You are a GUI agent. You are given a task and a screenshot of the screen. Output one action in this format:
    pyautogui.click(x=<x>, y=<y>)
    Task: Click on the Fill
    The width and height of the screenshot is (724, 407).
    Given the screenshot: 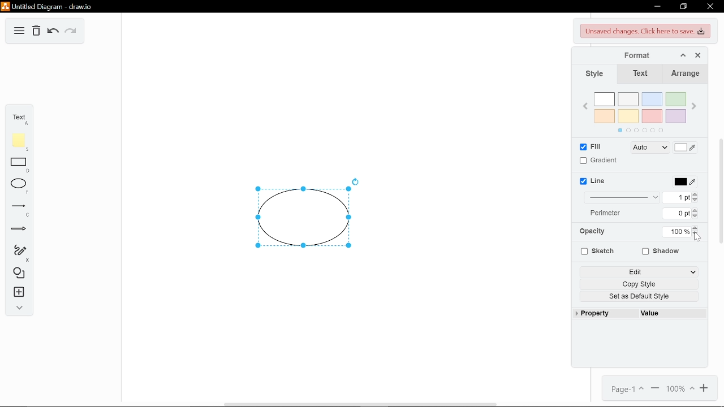 What is the action you would take?
    pyautogui.click(x=591, y=147)
    